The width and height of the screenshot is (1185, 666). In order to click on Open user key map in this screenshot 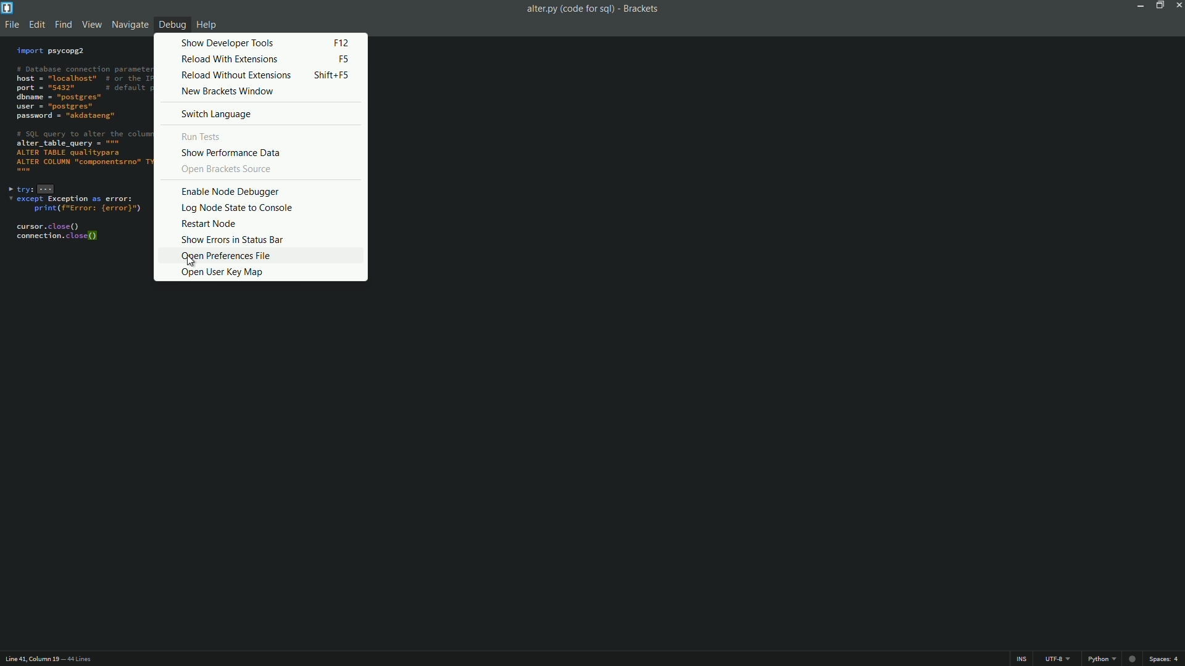, I will do `click(263, 271)`.